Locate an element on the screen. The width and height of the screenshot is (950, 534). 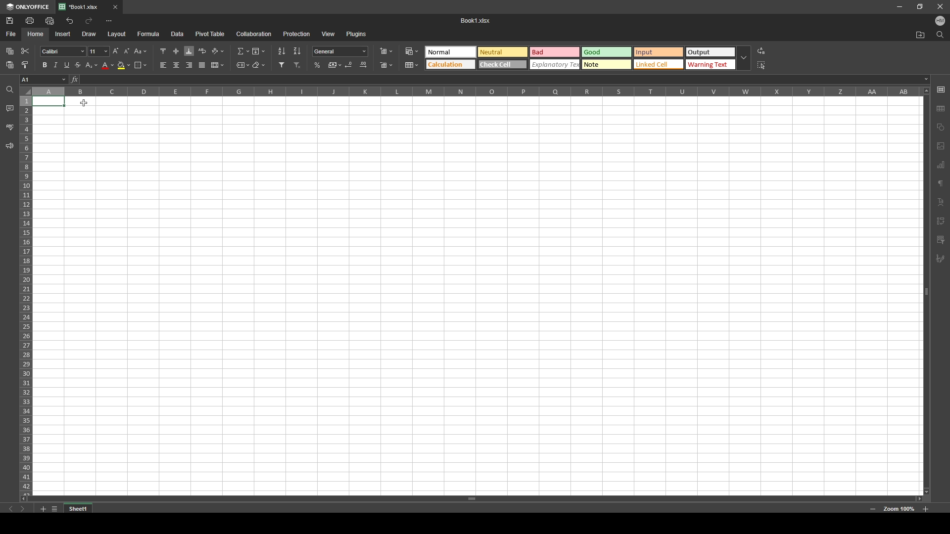
expand is located at coordinates (744, 58).